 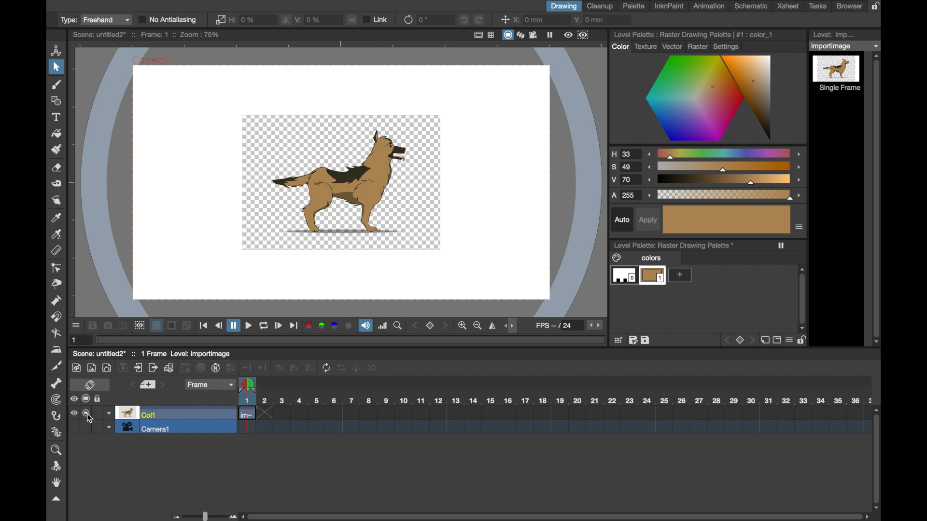 I want to click on vector, so click(x=670, y=46).